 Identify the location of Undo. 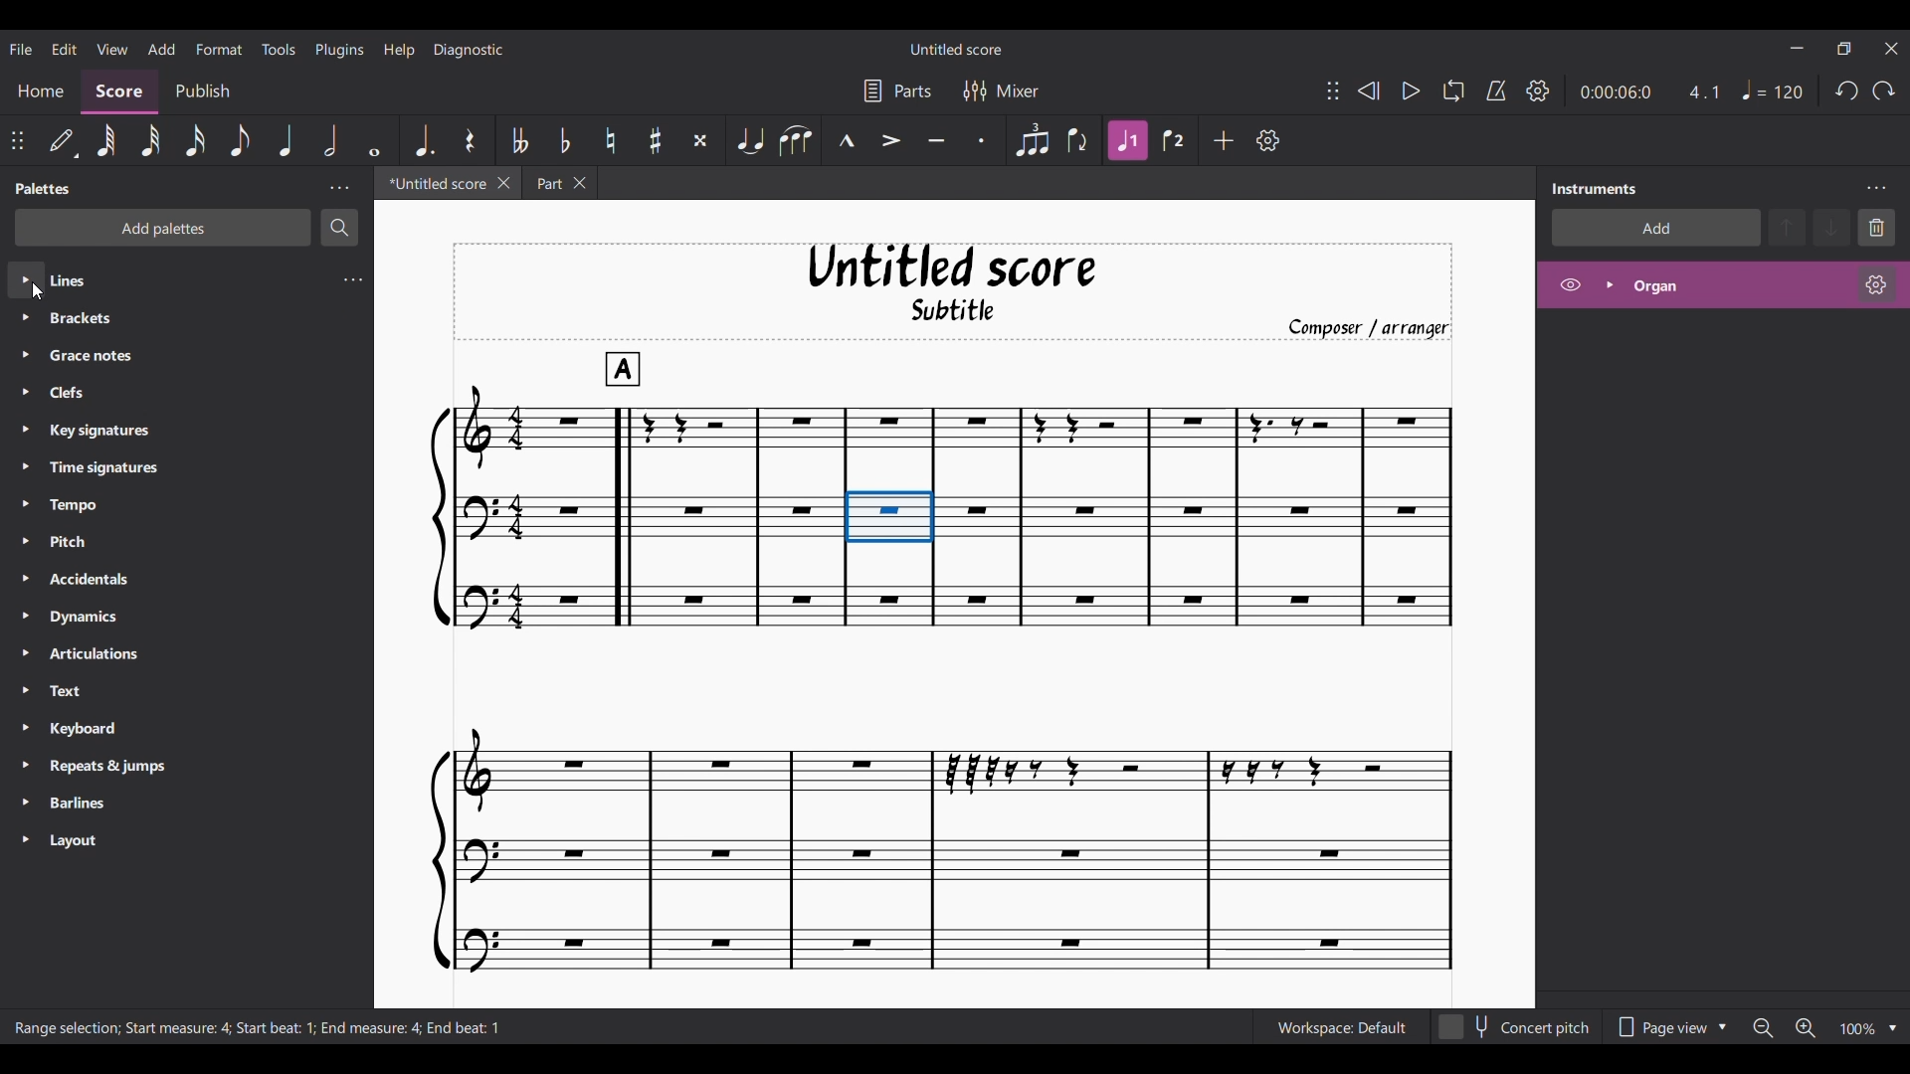
(1847, 90).